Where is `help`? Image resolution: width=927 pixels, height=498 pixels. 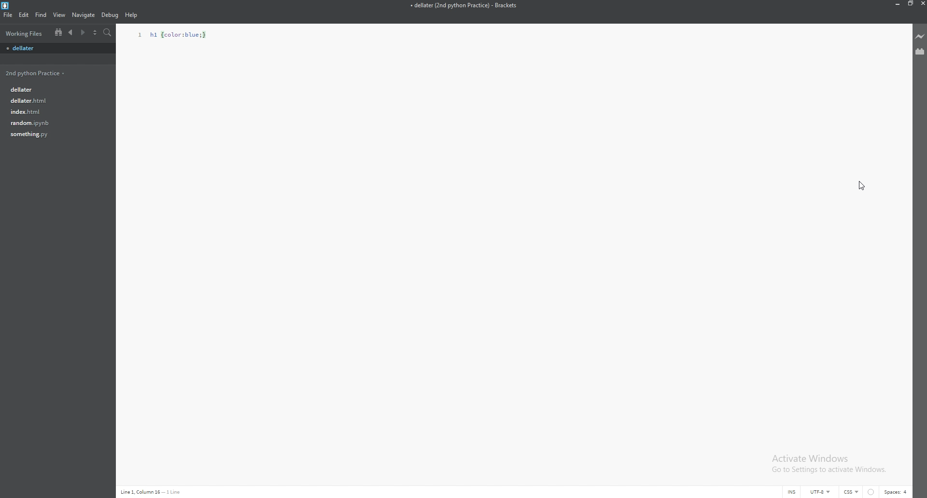 help is located at coordinates (132, 15).